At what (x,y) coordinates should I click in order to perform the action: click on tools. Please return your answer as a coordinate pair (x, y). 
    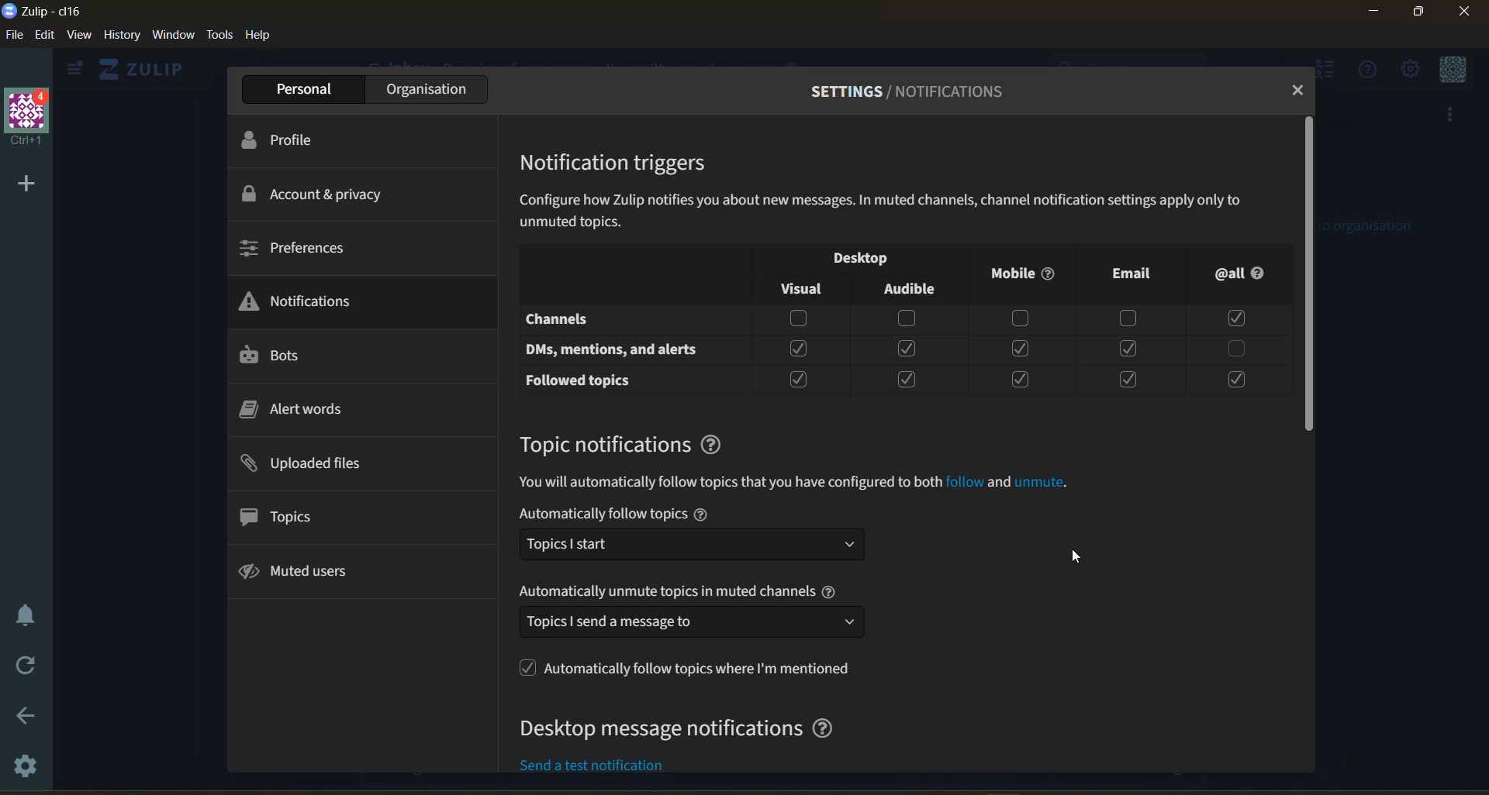
    Looking at the image, I should click on (221, 36).